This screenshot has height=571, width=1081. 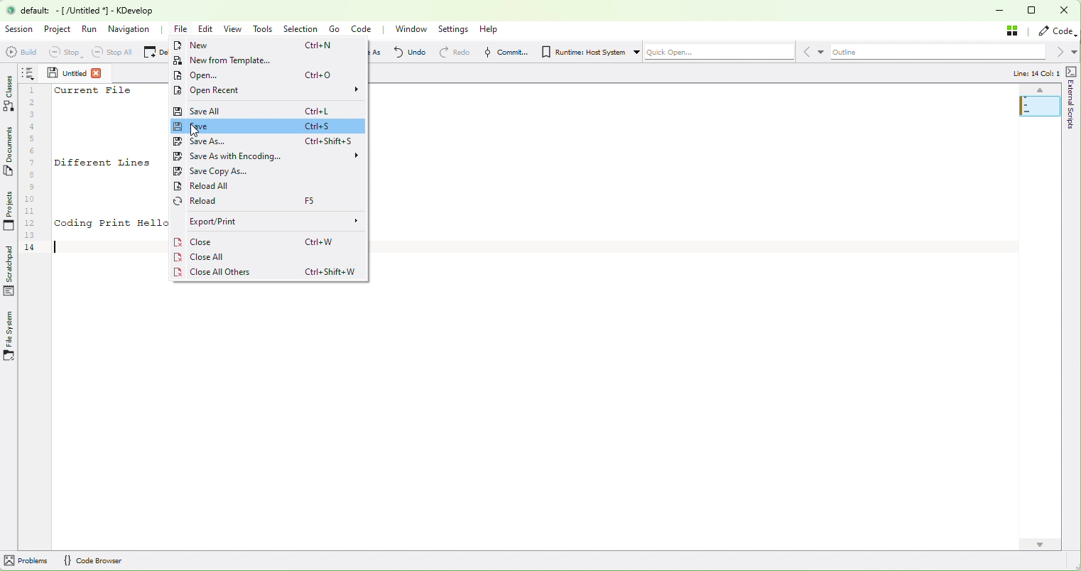 What do you see at coordinates (104, 163) in the screenshot?
I see `Different Lines` at bounding box center [104, 163].